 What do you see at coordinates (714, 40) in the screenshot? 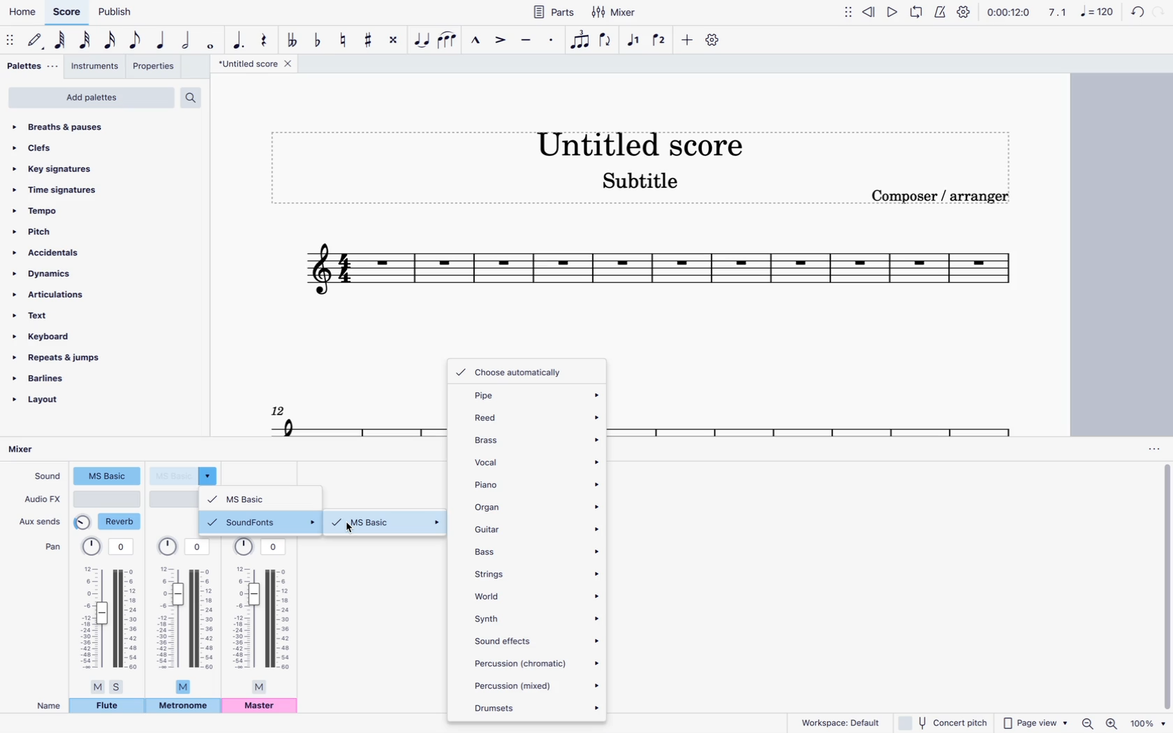
I see `settings` at bounding box center [714, 40].